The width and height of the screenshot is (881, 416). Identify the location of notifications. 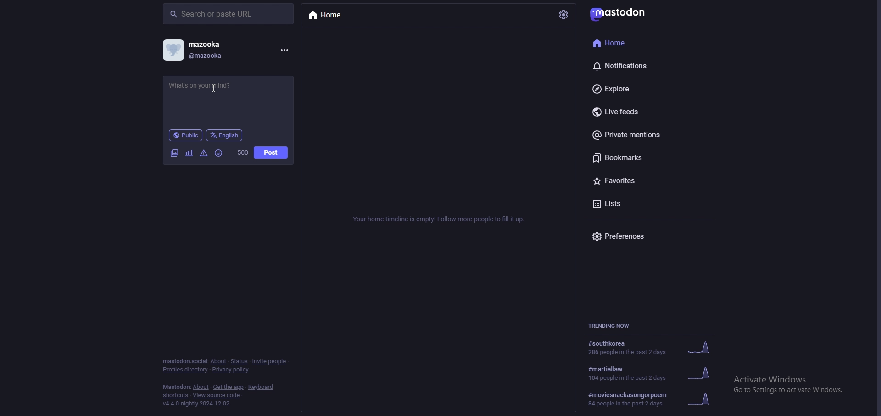
(637, 64).